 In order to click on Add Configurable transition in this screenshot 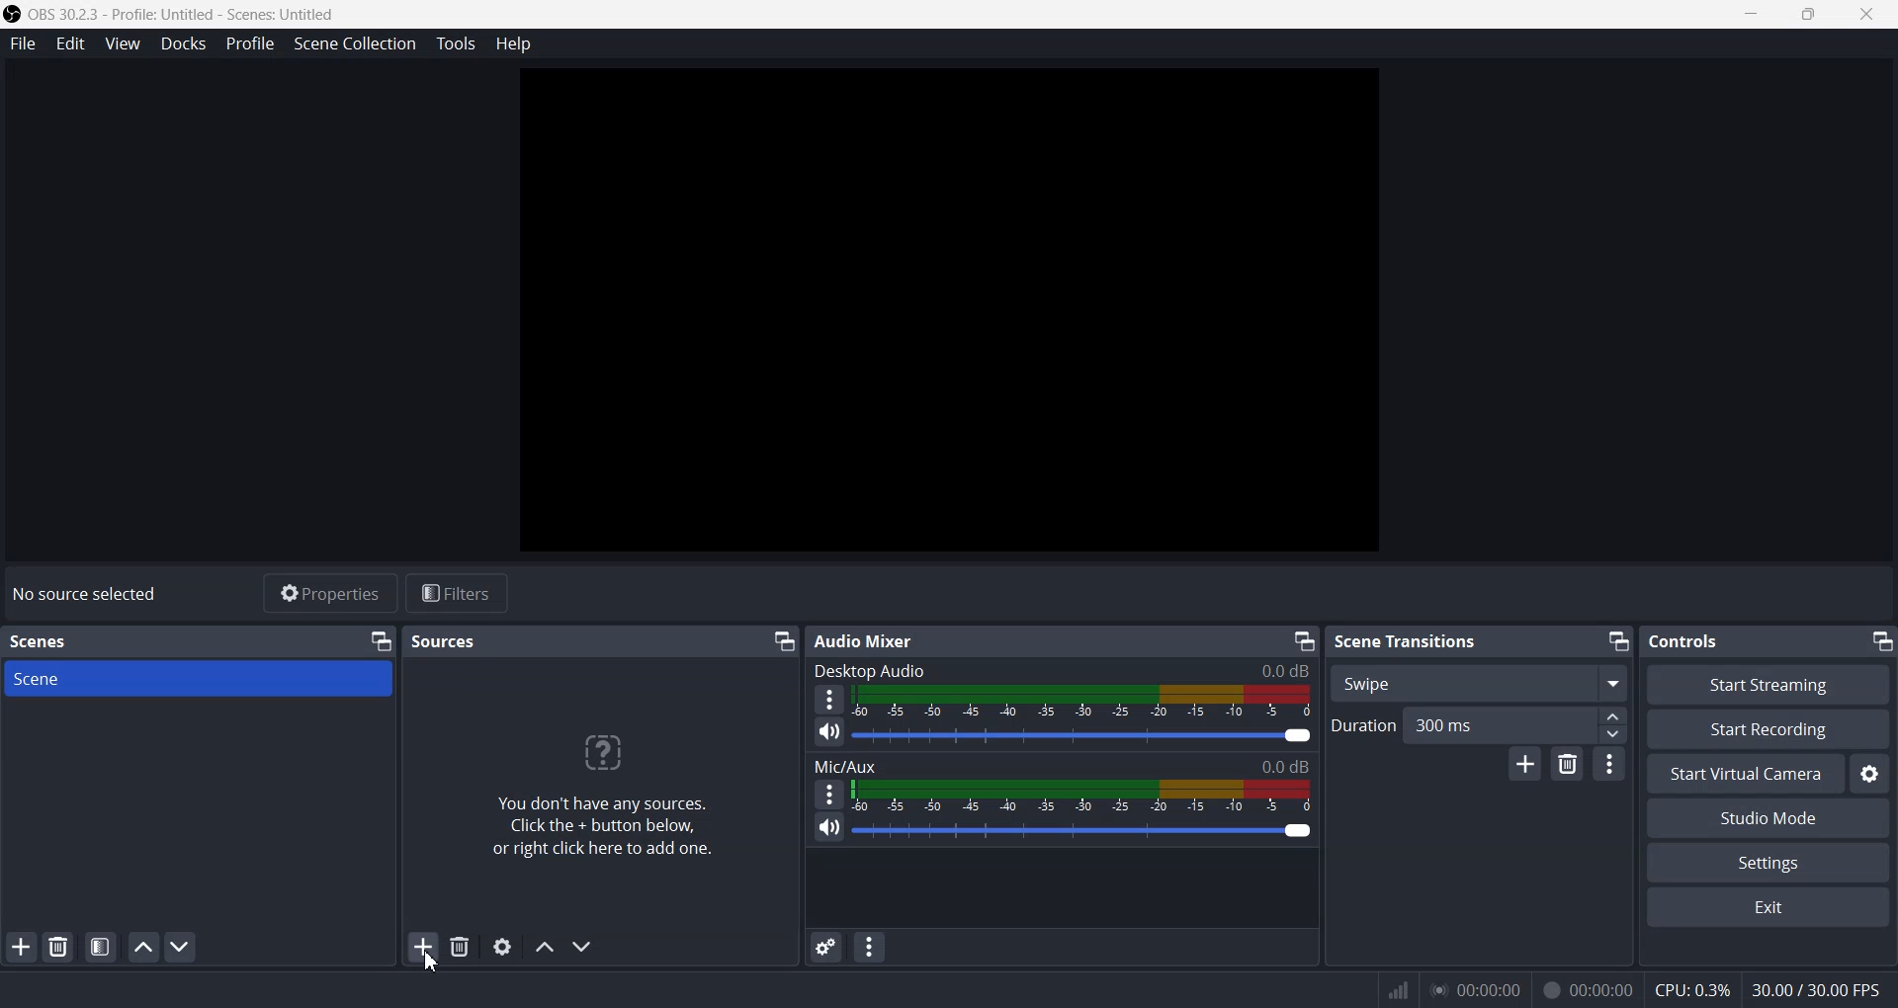, I will do `click(1523, 765)`.